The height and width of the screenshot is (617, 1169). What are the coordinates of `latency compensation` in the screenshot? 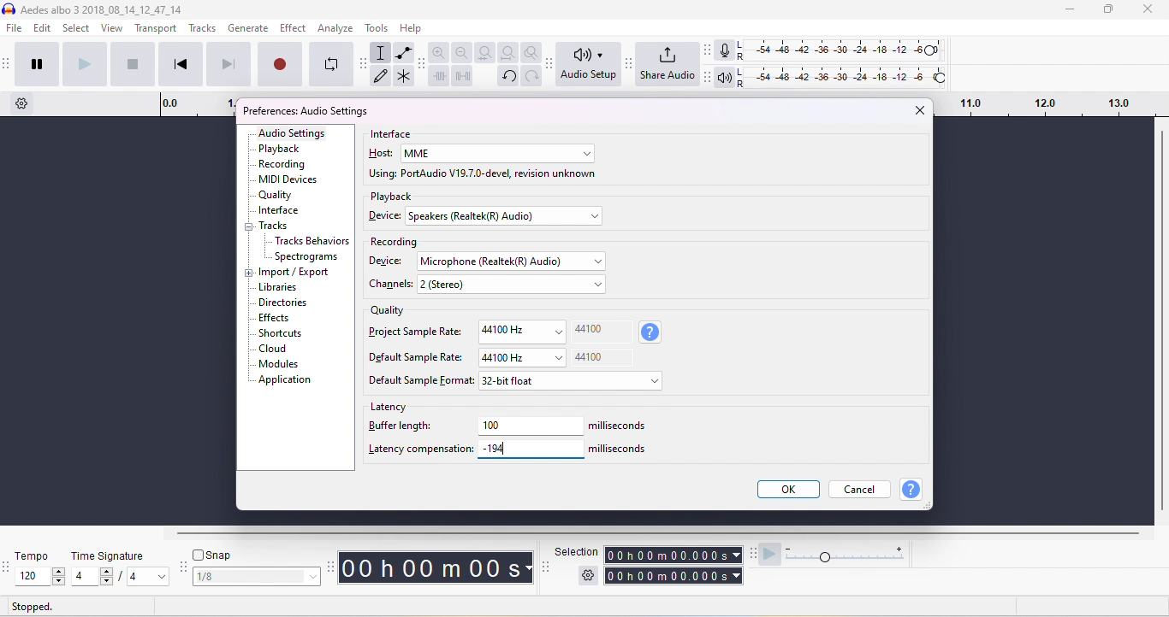 It's located at (420, 449).